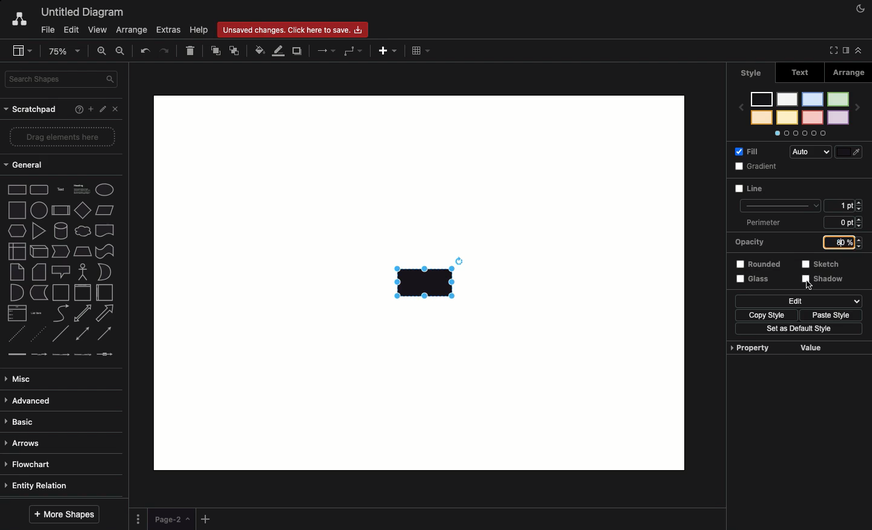 The height and width of the screenshot is (530, 872). Describe the element at coordinates (824, 280) in the screenshot. I see `Shadow` at that location.